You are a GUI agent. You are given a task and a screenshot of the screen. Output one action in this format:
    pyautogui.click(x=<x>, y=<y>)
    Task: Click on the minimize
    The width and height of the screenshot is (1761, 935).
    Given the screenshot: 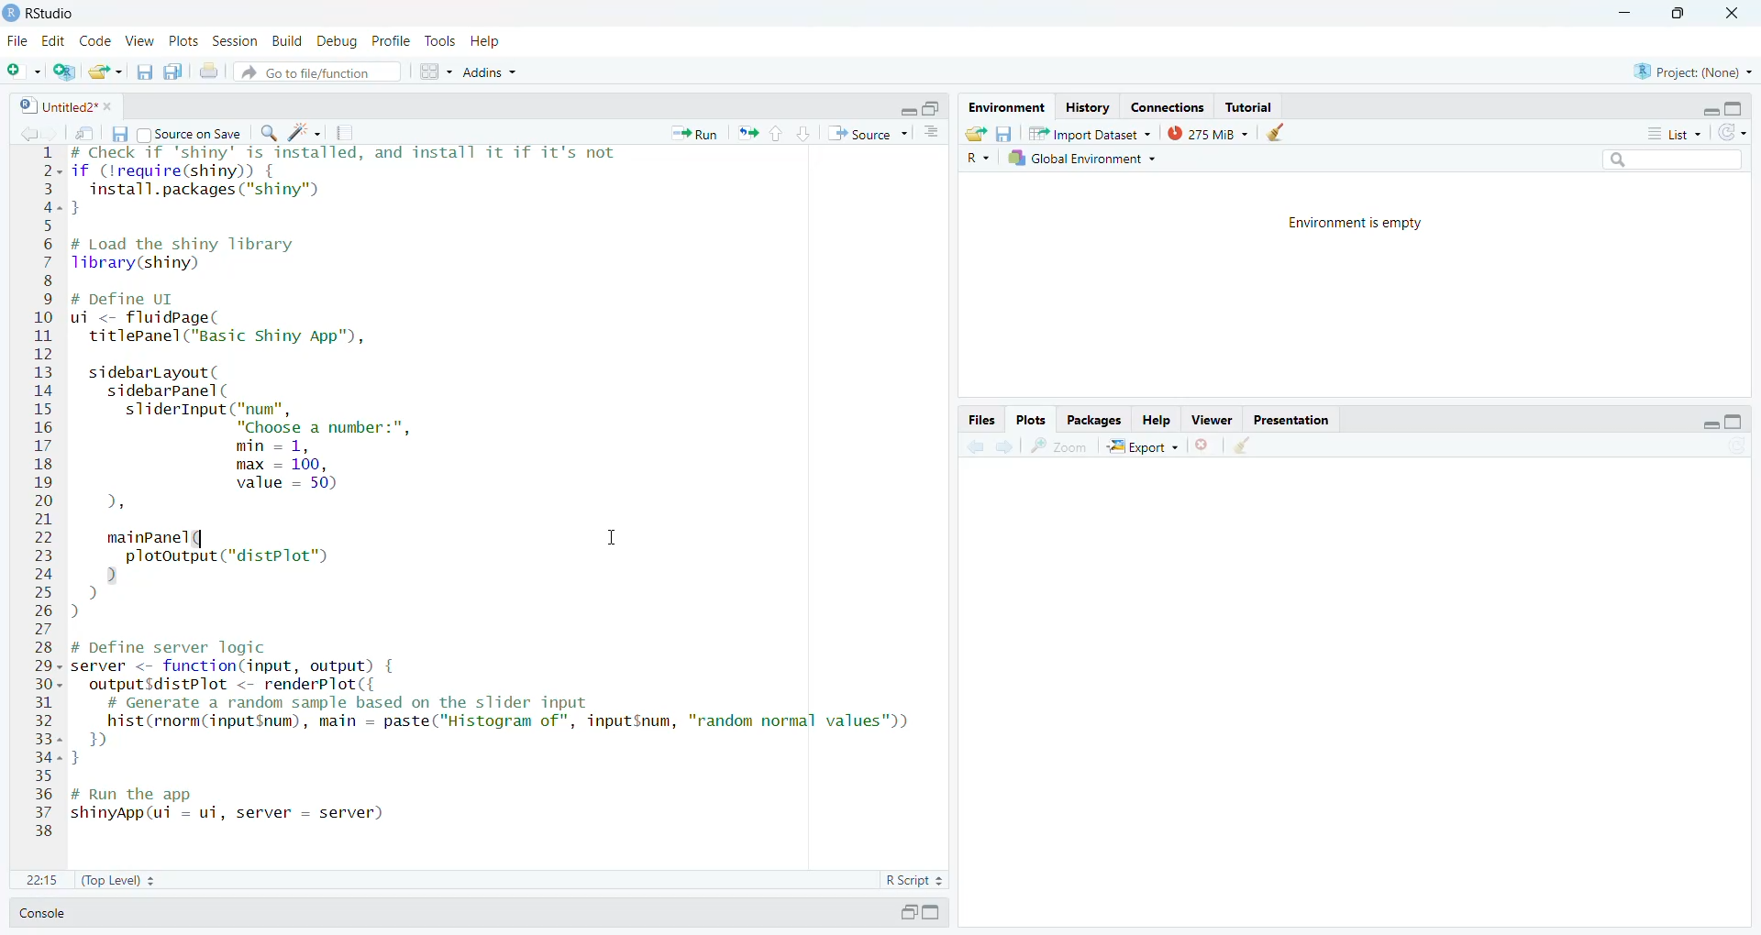 What is the action you would take?
    pyautogui.click(x=1711, y=424)
    